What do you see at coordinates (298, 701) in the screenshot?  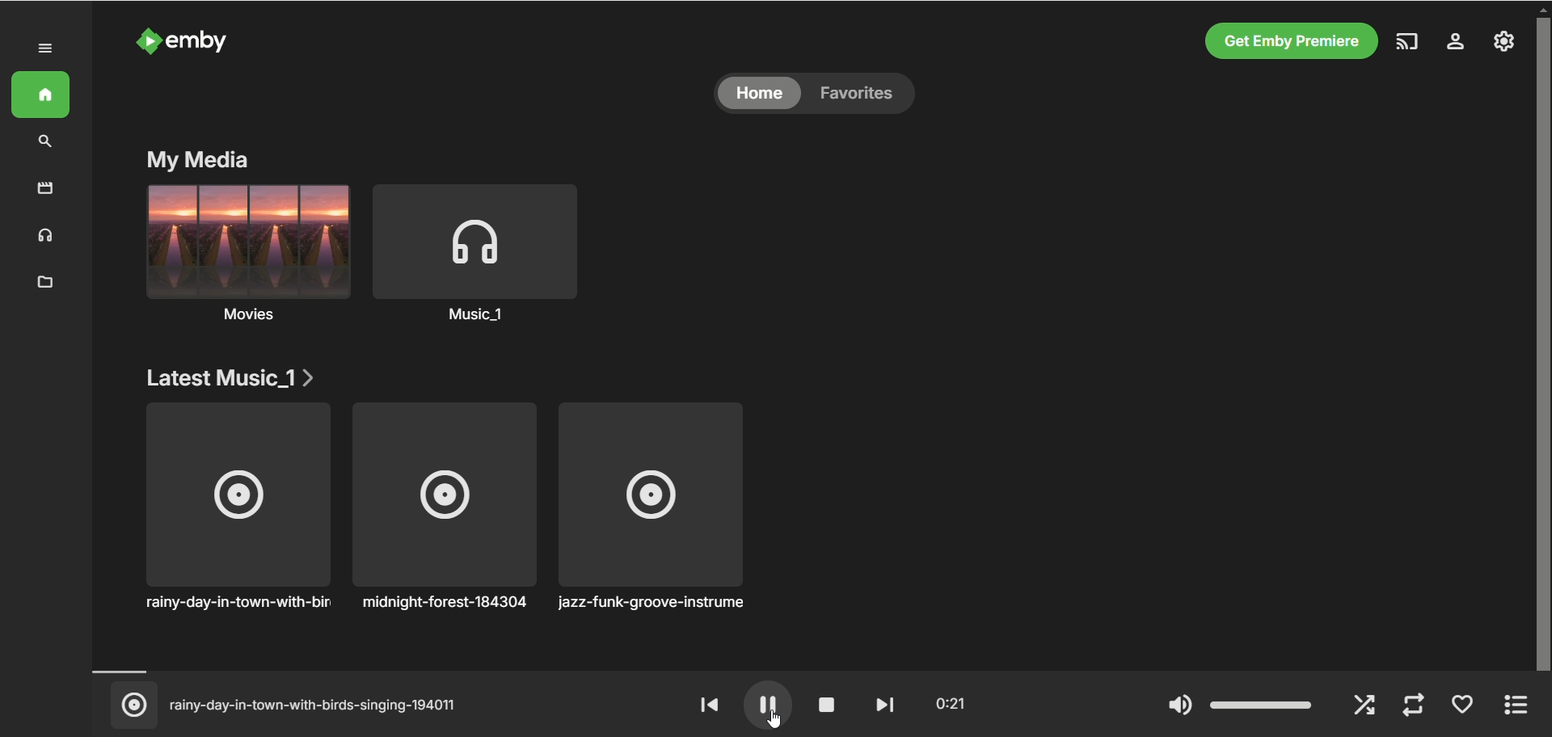 I see `(© rainy-day-in-town-with-birds-singing-194011` at bounding box center [298, 701].